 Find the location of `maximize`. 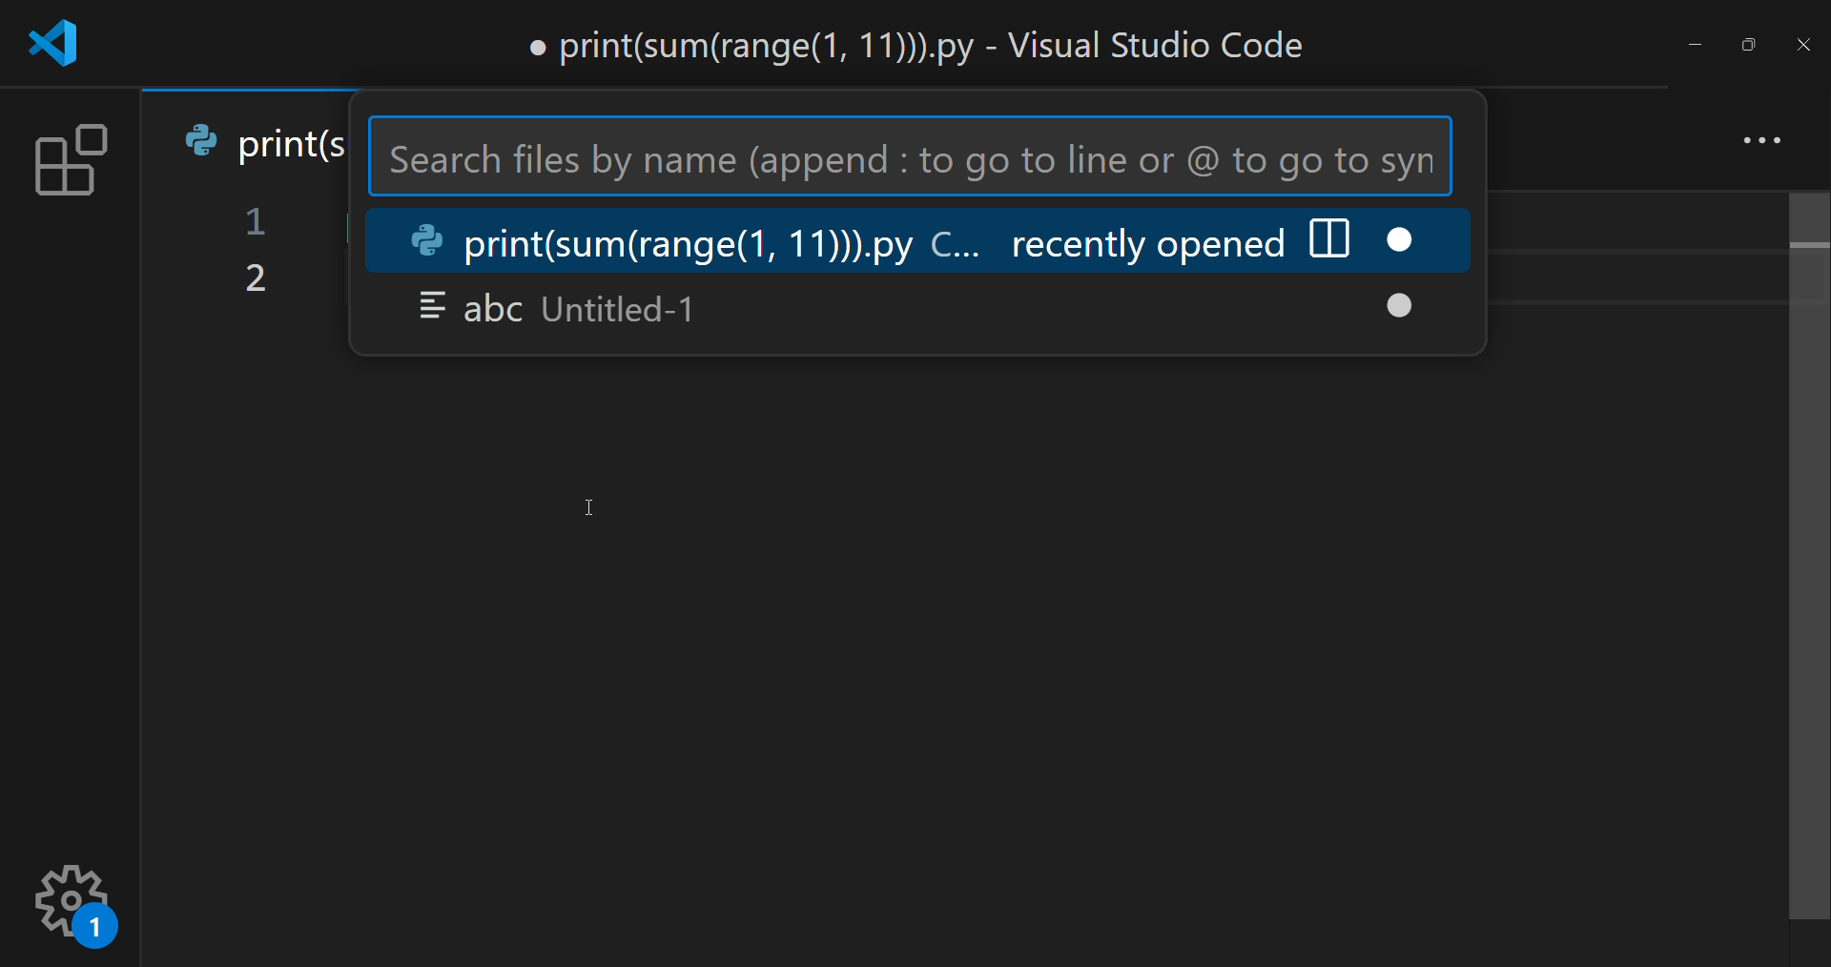

maximize is located at coordinates (1746, 44).